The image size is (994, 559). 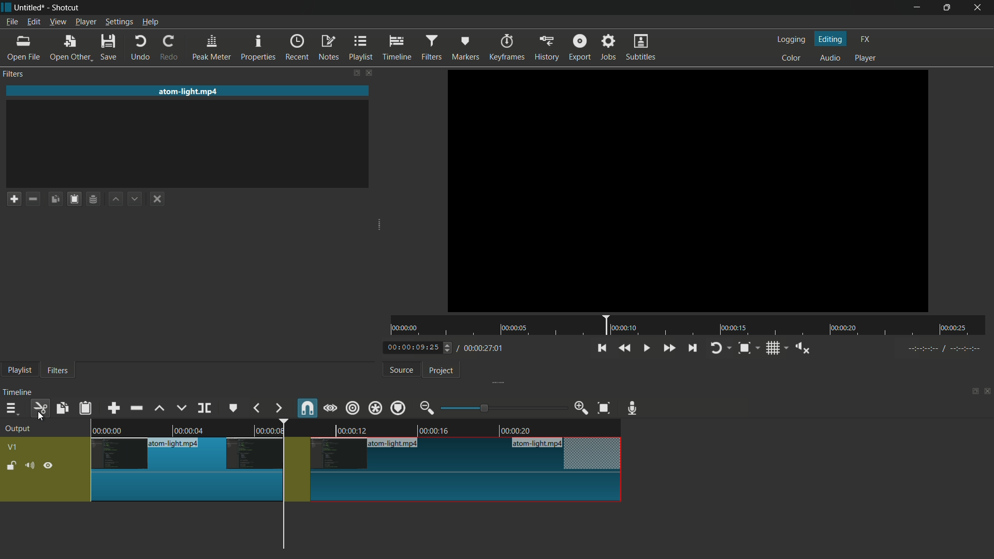 What do you see at coordinates (63, 408) in the screenshot?
I see `copy checked filters` at bounding box center [63, 408].